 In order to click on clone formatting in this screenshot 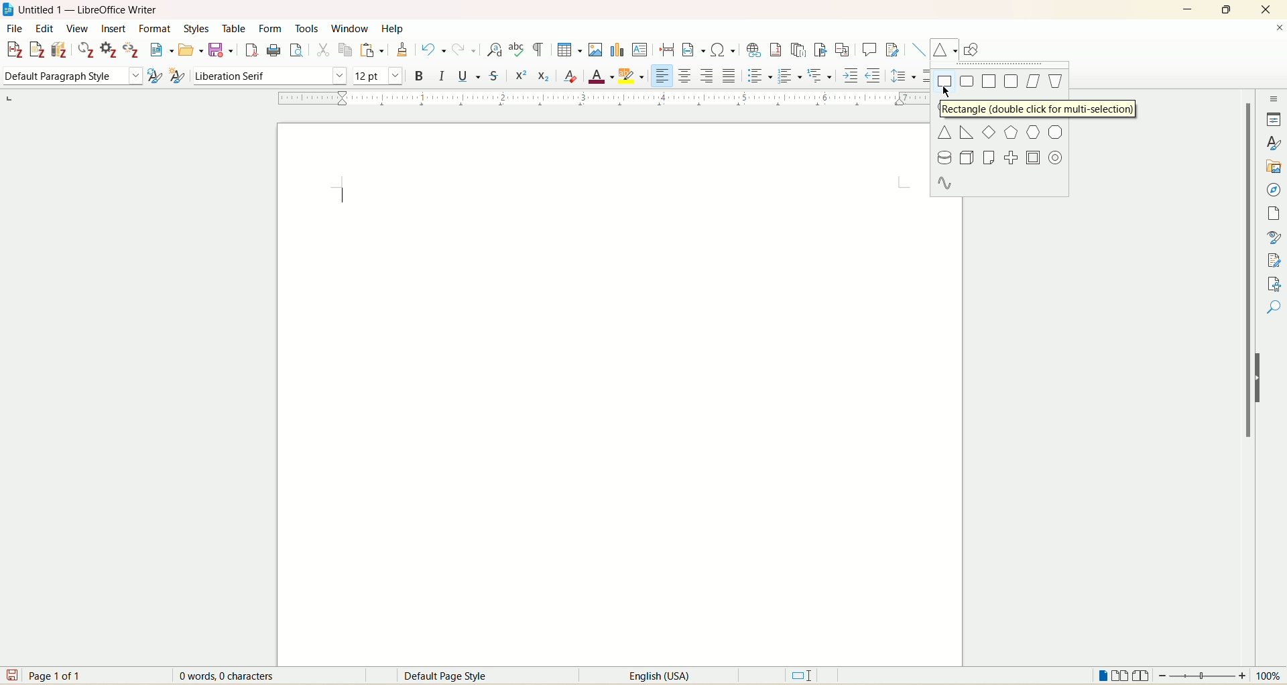, I will do `click(402, 50)`.